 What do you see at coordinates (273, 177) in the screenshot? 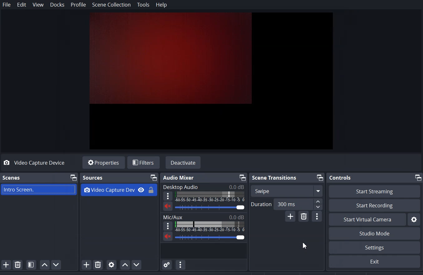
I see `Scene Transitions` at bounding box center [273, 177].